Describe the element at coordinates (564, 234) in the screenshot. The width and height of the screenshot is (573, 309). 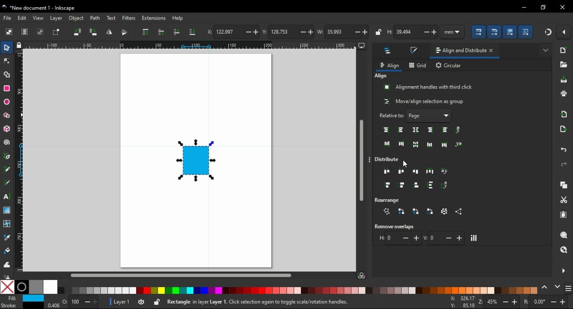
I see `zoom selection` at that location.